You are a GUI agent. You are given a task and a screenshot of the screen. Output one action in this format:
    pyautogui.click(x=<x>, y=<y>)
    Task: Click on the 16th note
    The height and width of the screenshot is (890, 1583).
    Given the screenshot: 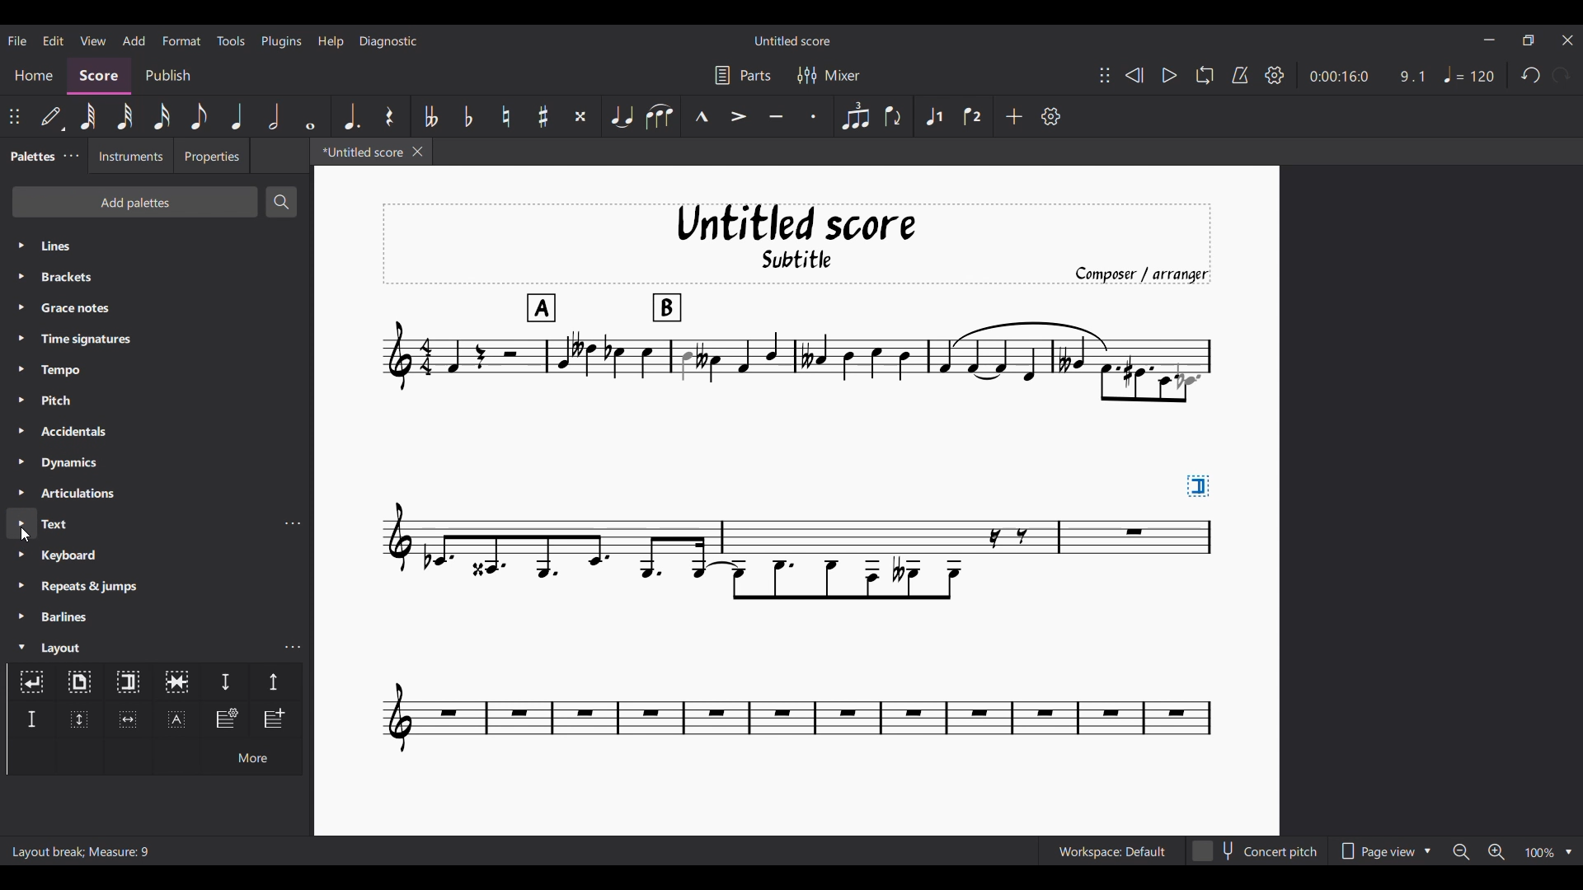 What is the action you would take?
    pyautogui.click(x=162, y=116)
    